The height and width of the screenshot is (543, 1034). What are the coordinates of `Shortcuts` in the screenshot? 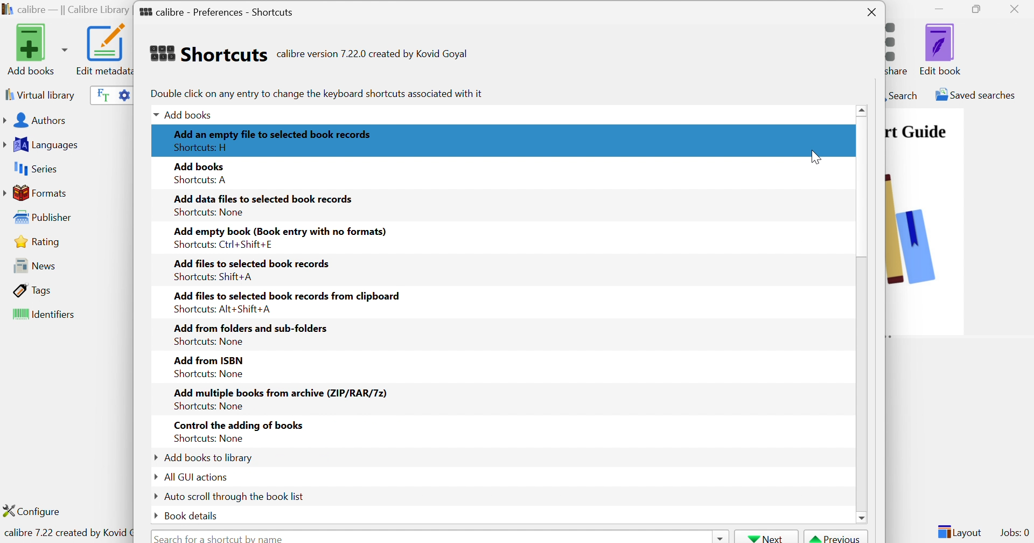 It's located at (207, 53).